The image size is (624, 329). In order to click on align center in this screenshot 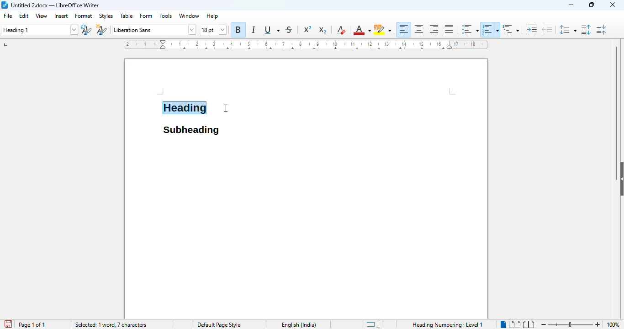, I will do `click(419, 29)`.